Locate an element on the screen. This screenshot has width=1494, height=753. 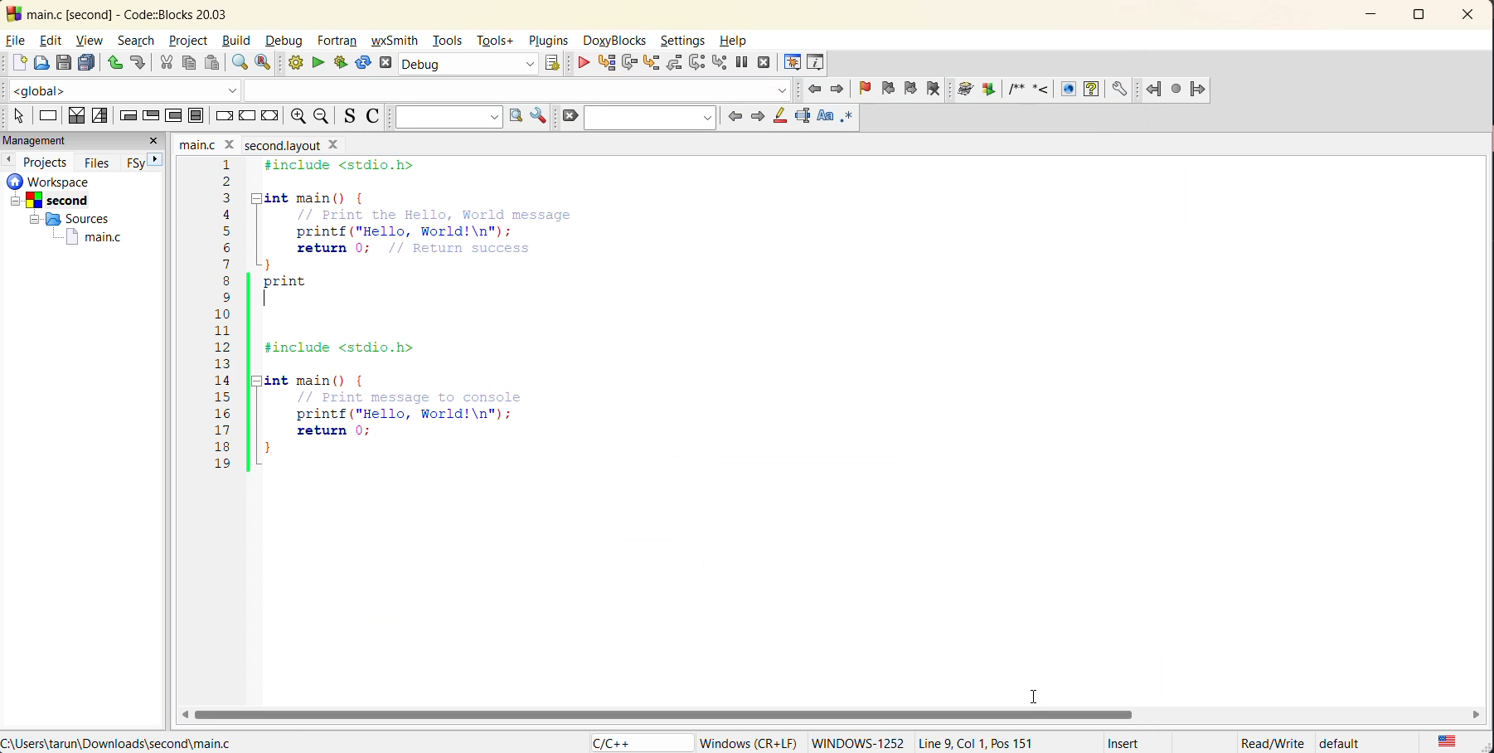
build is located at coordinates (299, 66).